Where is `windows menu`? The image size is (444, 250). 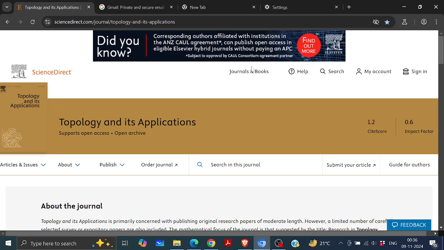 windows menu is located at coordinates (6, 243).